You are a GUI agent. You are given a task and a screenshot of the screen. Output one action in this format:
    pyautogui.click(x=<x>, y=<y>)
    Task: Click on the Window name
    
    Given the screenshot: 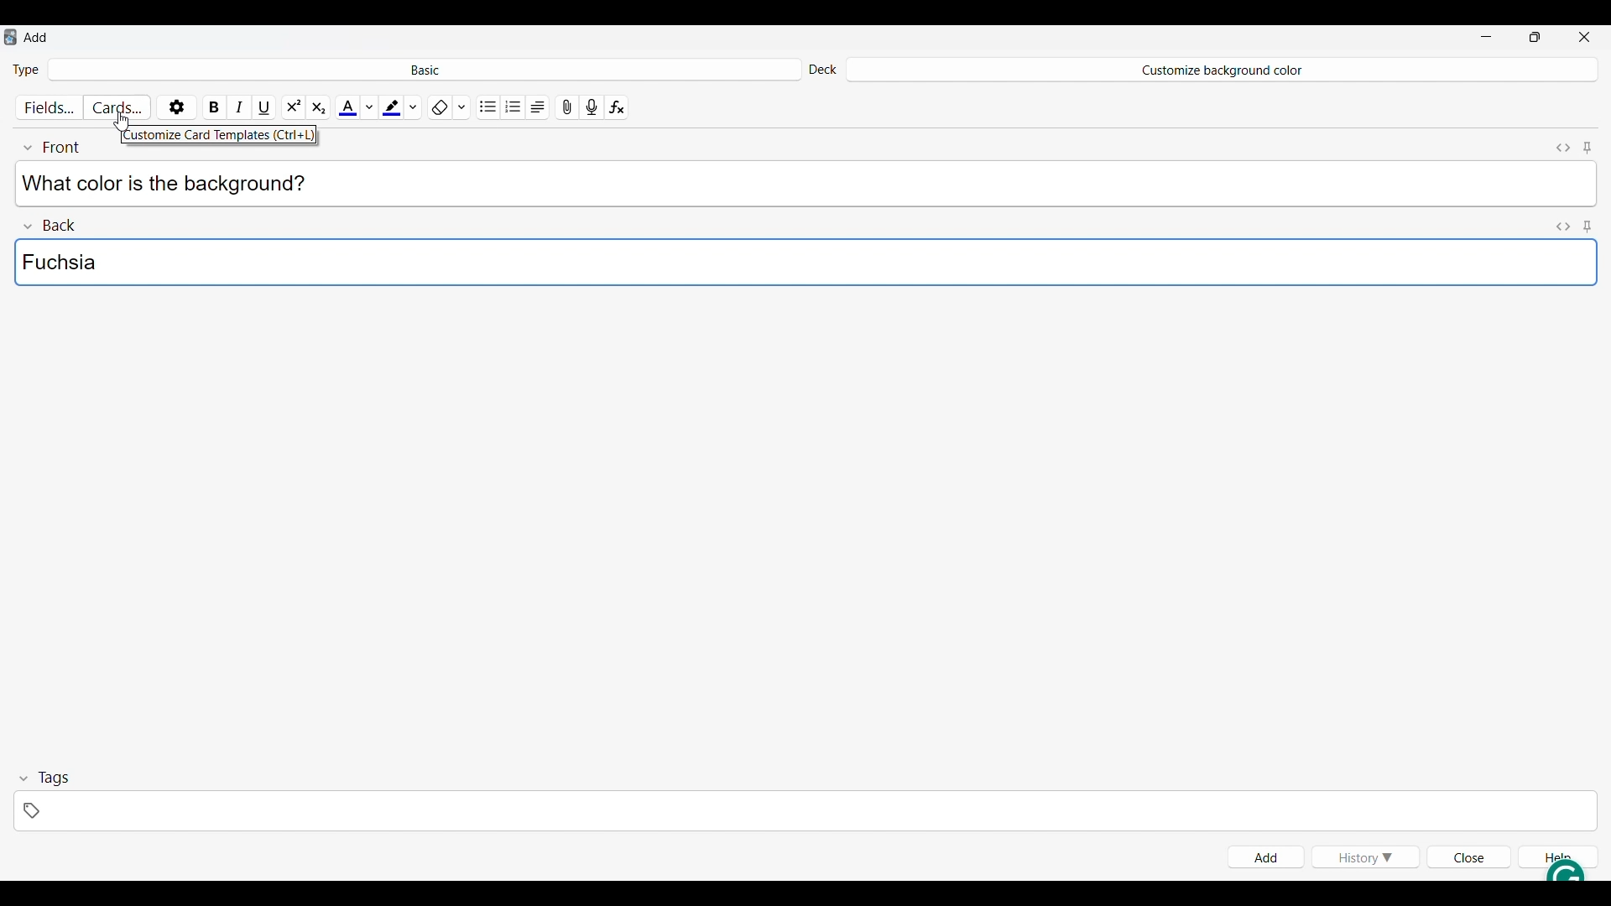 What is the action you would take?
    pyautogui.click(x=37, y=37)
    